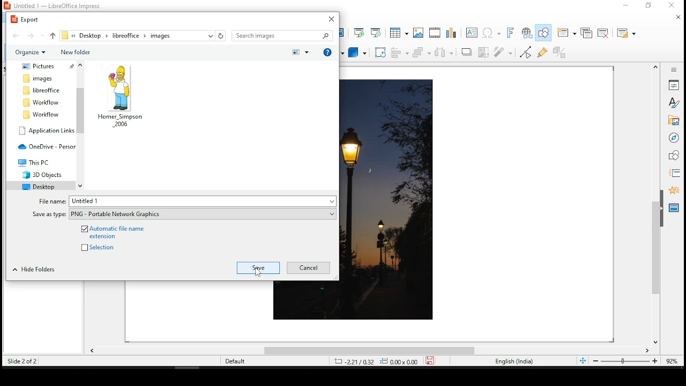 Image resolution: width=686 pixels, height=386 pixels. What do you see at coordinates (258, 268) in the screenshot?
I see `save` at bounding box center [258, 268].